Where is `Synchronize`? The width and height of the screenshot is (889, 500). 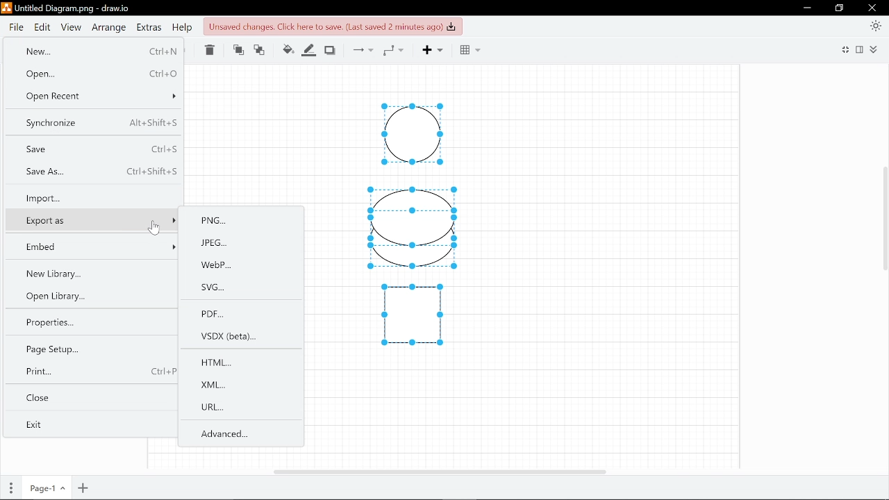 Synchronize is located at coordinates (97, 121).